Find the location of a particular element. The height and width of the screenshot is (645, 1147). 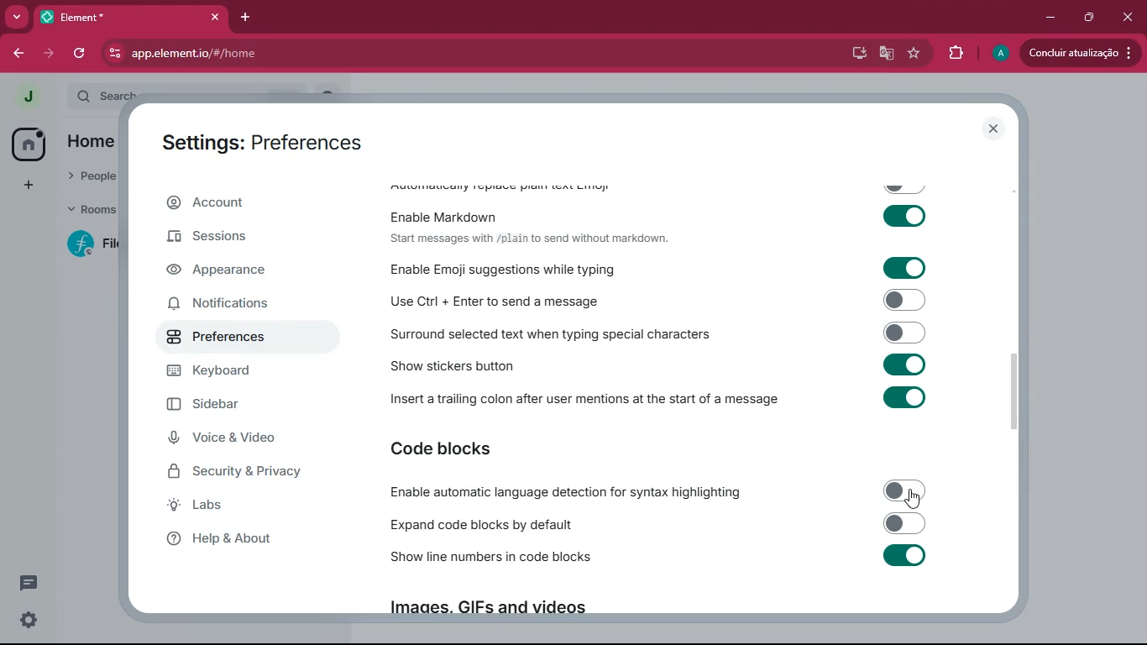

voice & video is located at coordinates (239, 438).